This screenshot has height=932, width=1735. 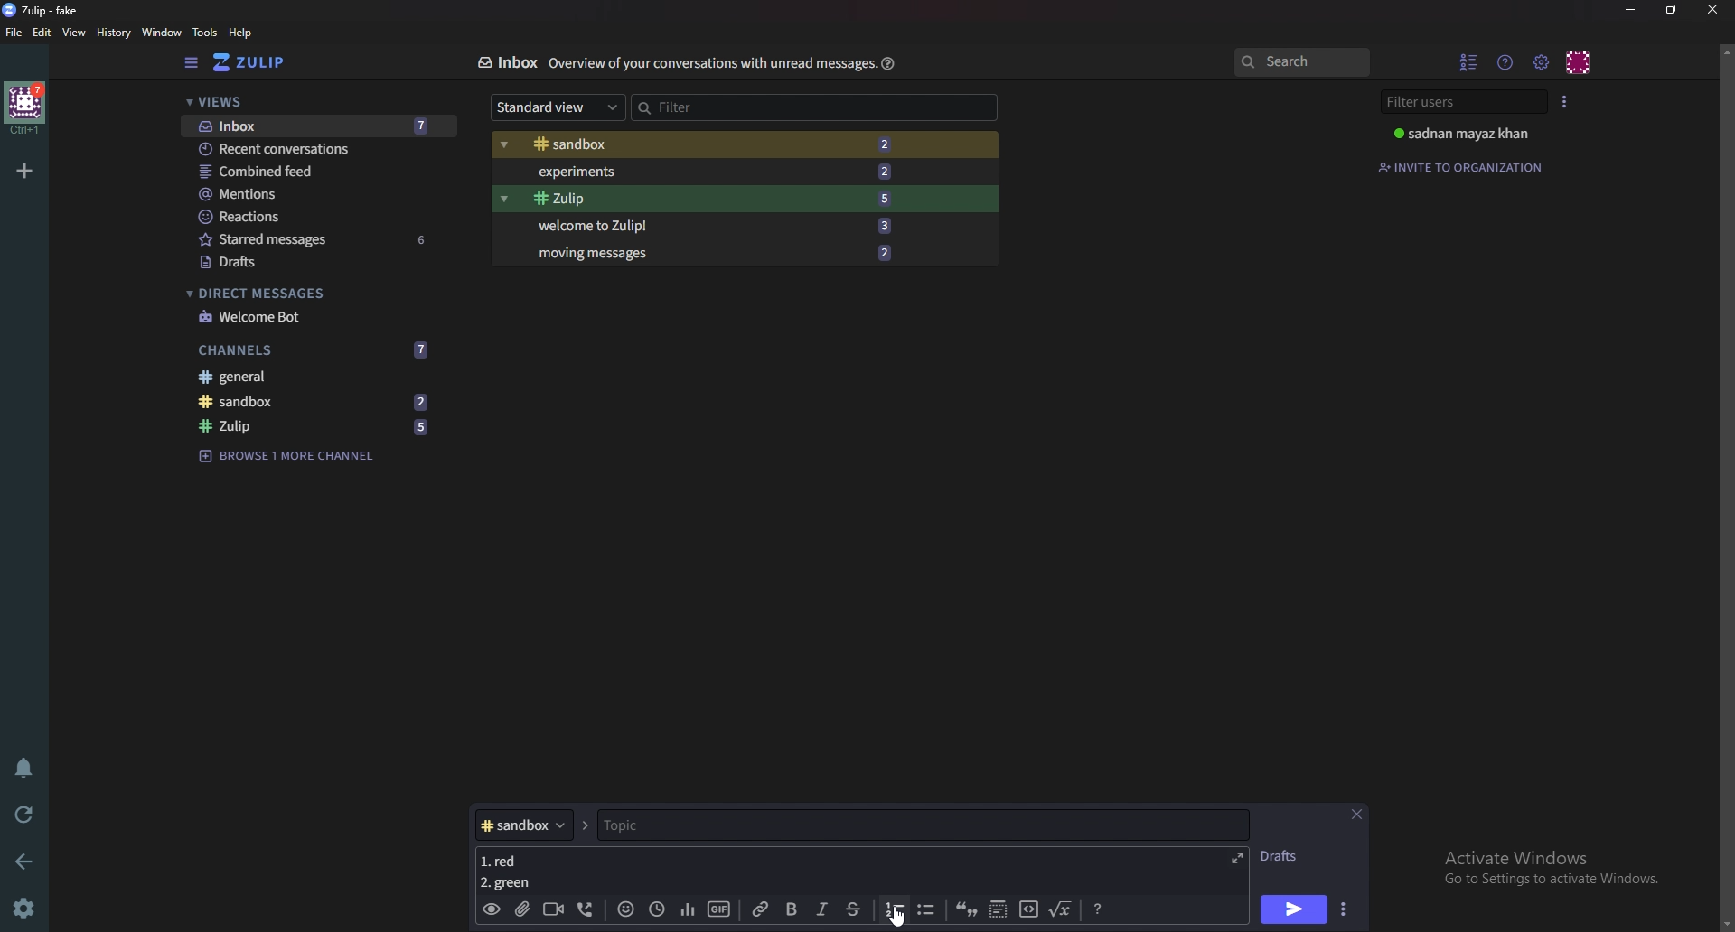 I want to click on Italic, so click(x=821, y=912).